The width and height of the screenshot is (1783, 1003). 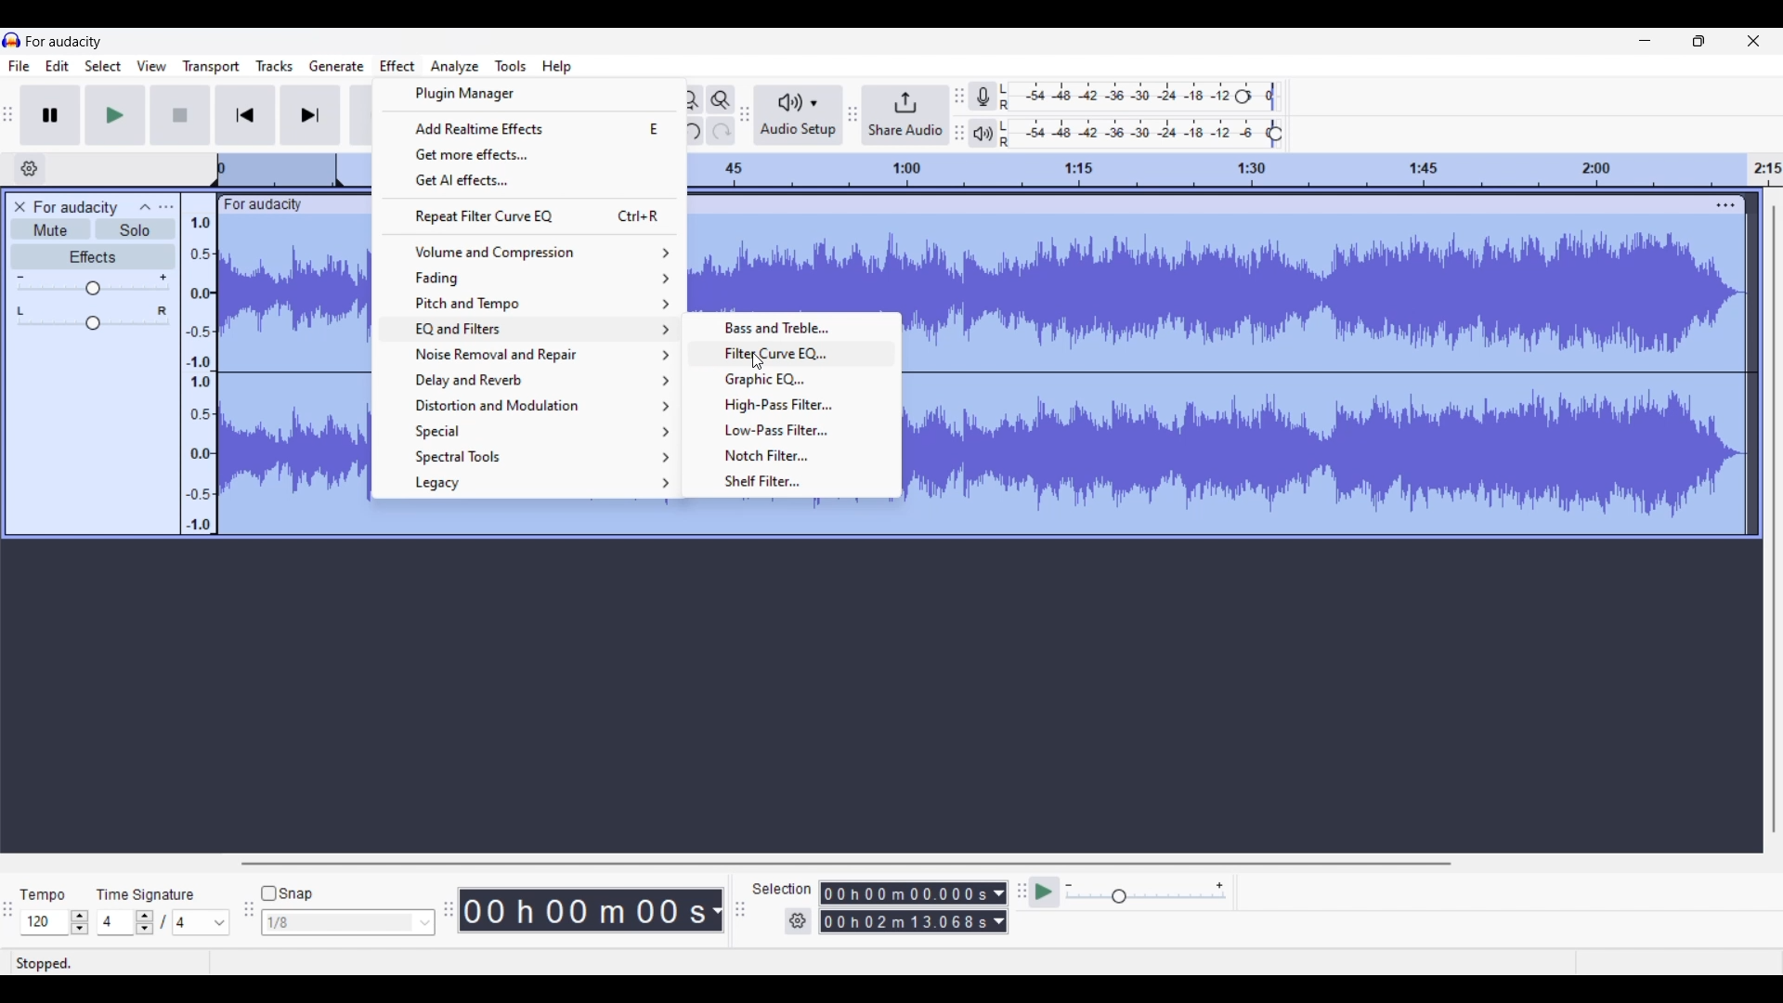 What do you see at coordinates (202, 923) in the screenshot?
I see `Max. time signature options` at bounding box center [202, 923].